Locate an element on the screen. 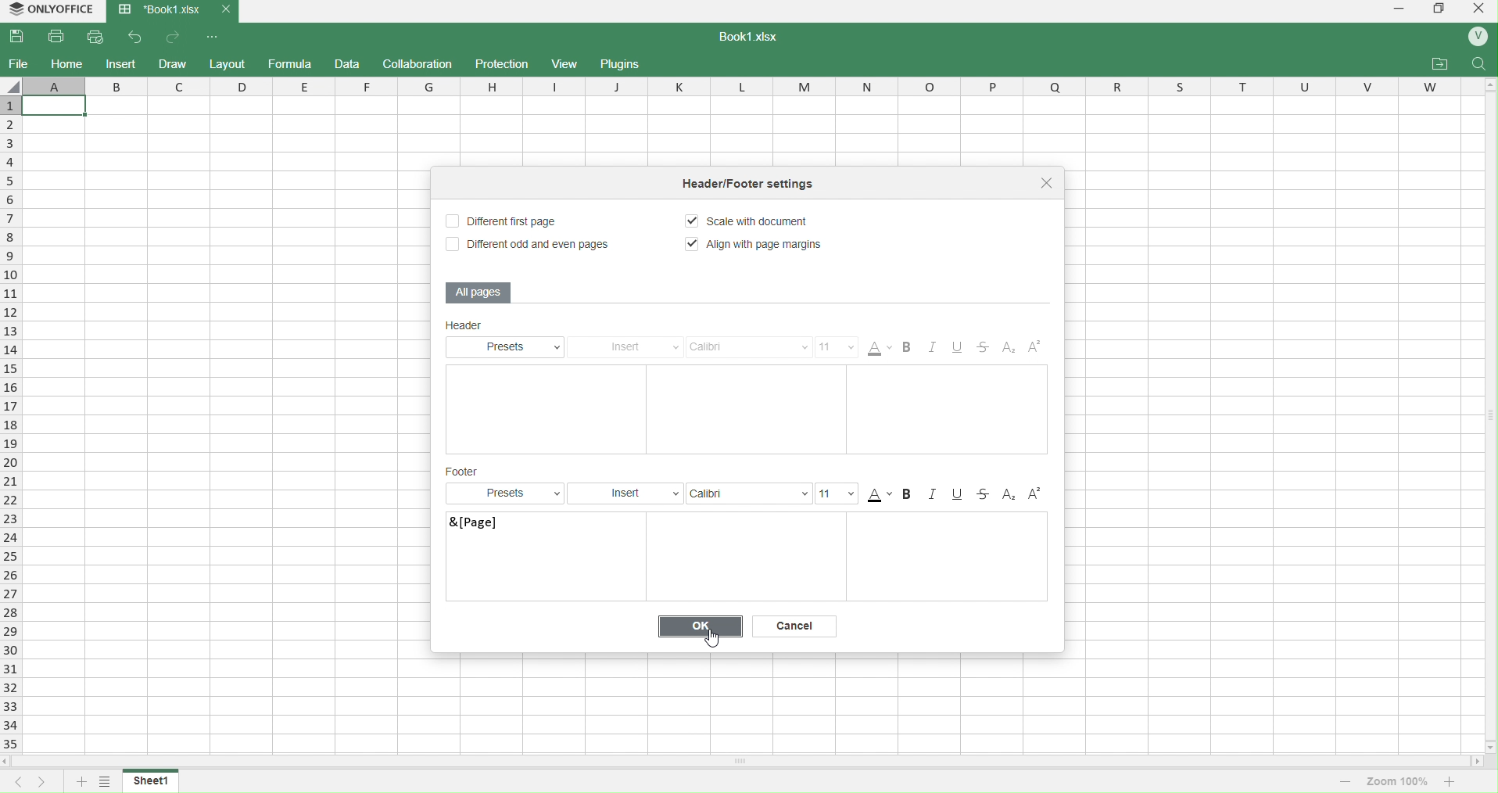 The height and width of the screenshot is (793, 1498). data is located at coordinates (349, 65).